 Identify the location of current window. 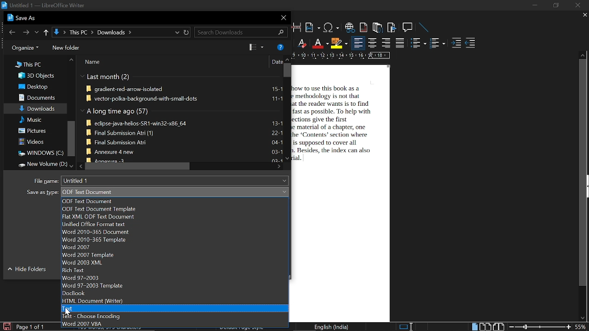
(23, 18).